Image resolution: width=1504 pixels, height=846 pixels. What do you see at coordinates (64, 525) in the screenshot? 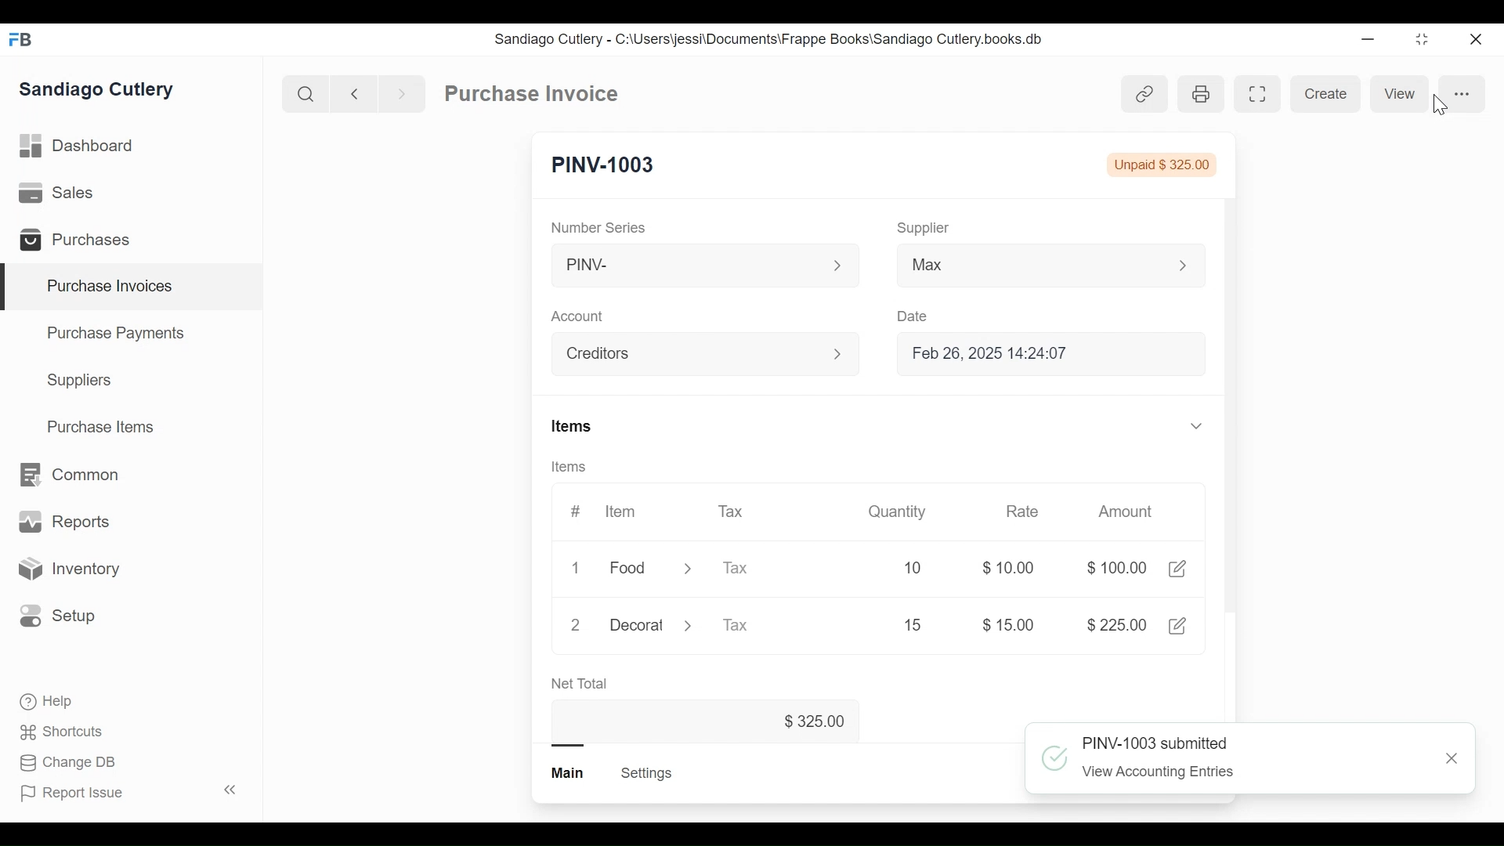
I see `Reports` at bounding box center [64, 525].